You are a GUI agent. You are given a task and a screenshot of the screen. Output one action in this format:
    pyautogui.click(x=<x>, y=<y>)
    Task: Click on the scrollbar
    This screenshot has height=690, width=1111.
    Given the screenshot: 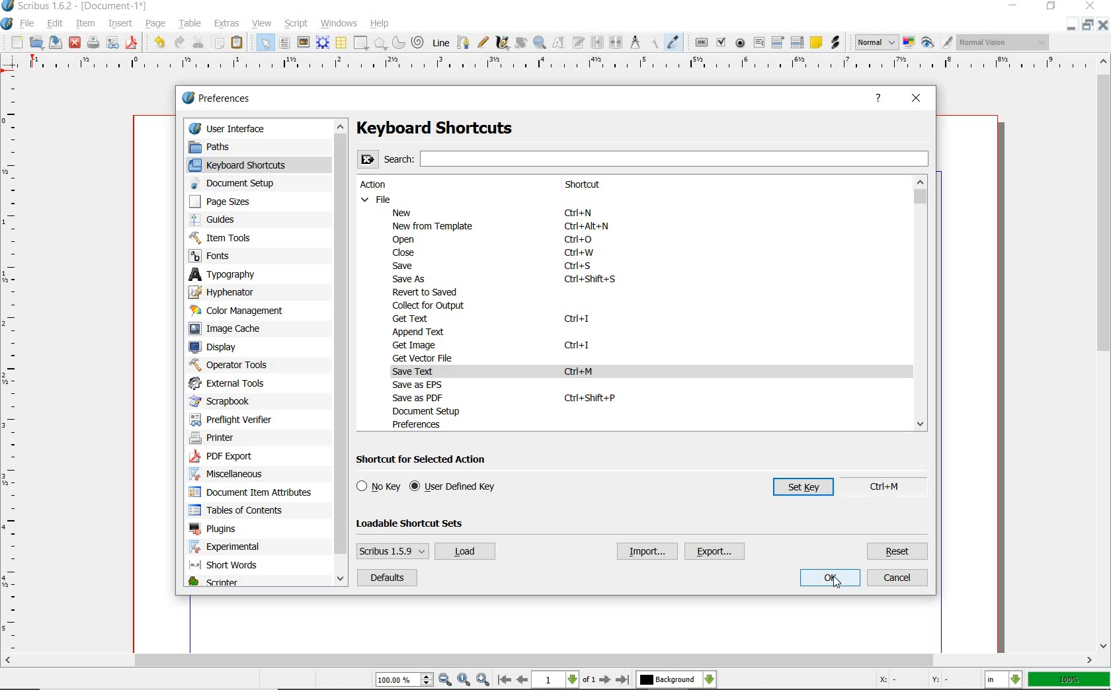 What is the action you would take?
    pyautogui.click(x=343, y=354)
    